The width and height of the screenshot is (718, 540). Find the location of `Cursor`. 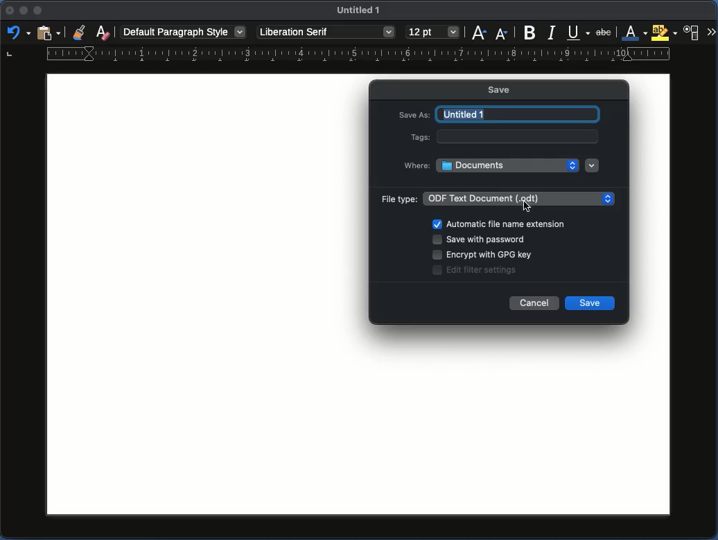

Cursor is located at coordinates (529, 210).